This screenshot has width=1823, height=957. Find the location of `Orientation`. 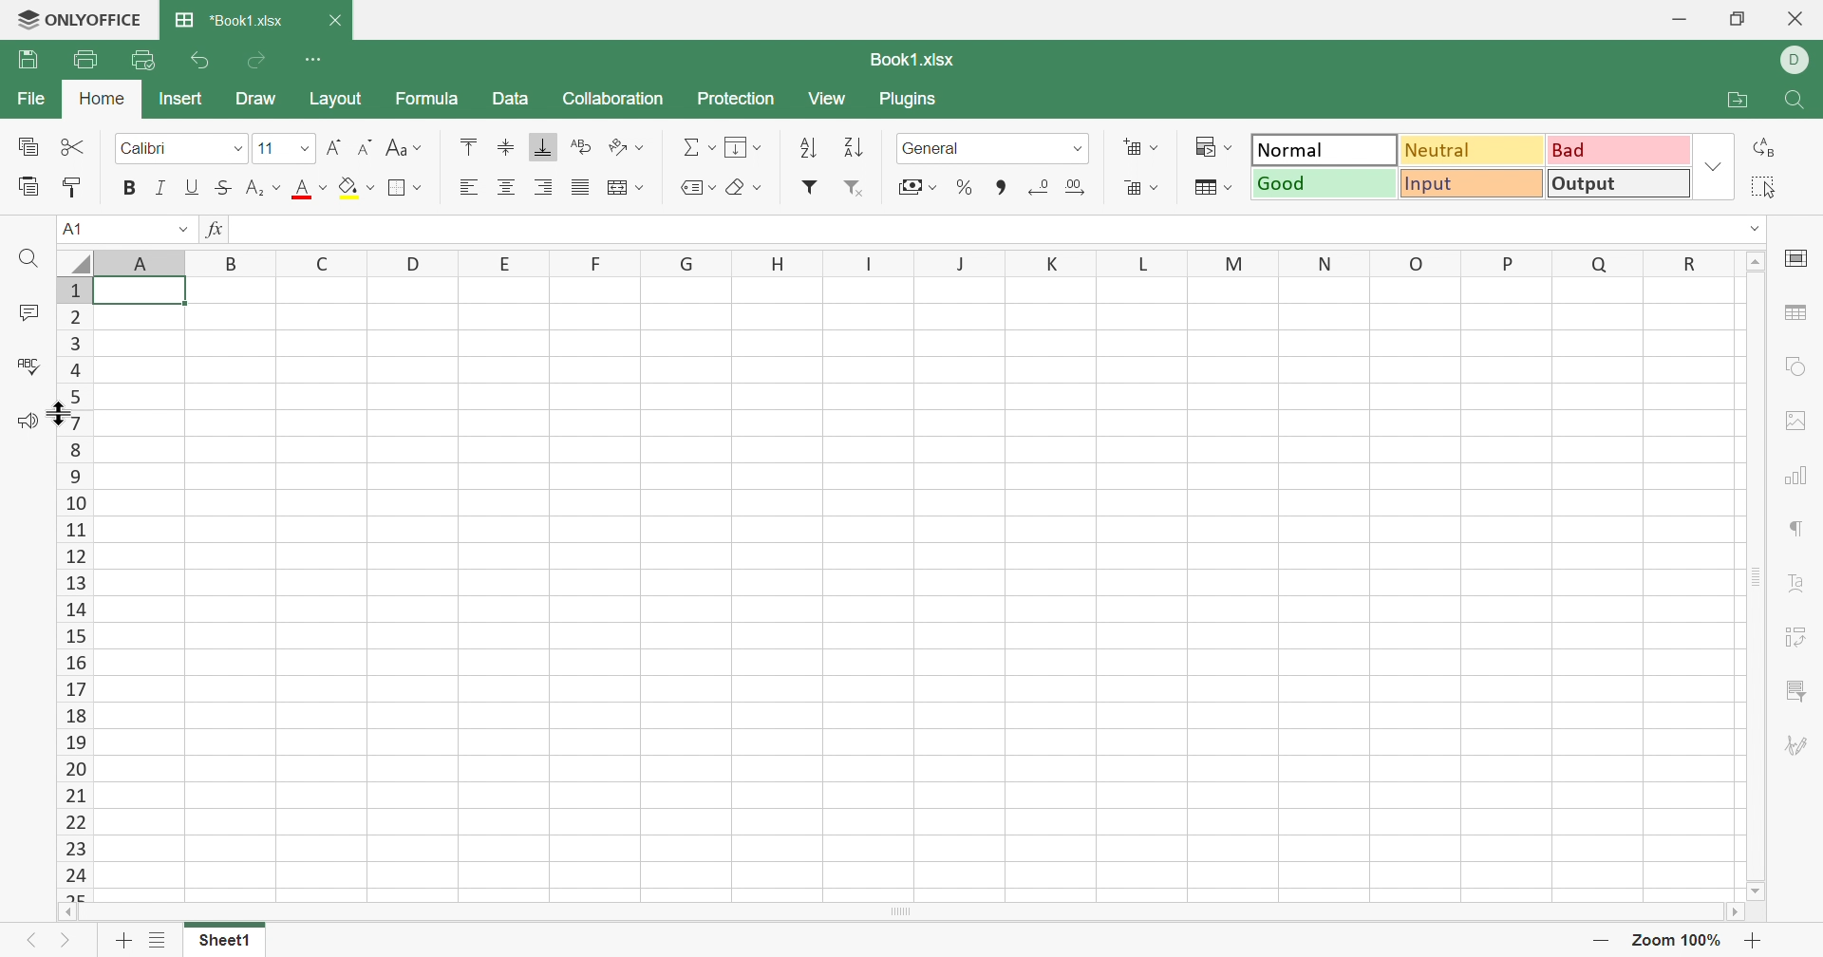

Orientation is located at coordinates (630, 143).